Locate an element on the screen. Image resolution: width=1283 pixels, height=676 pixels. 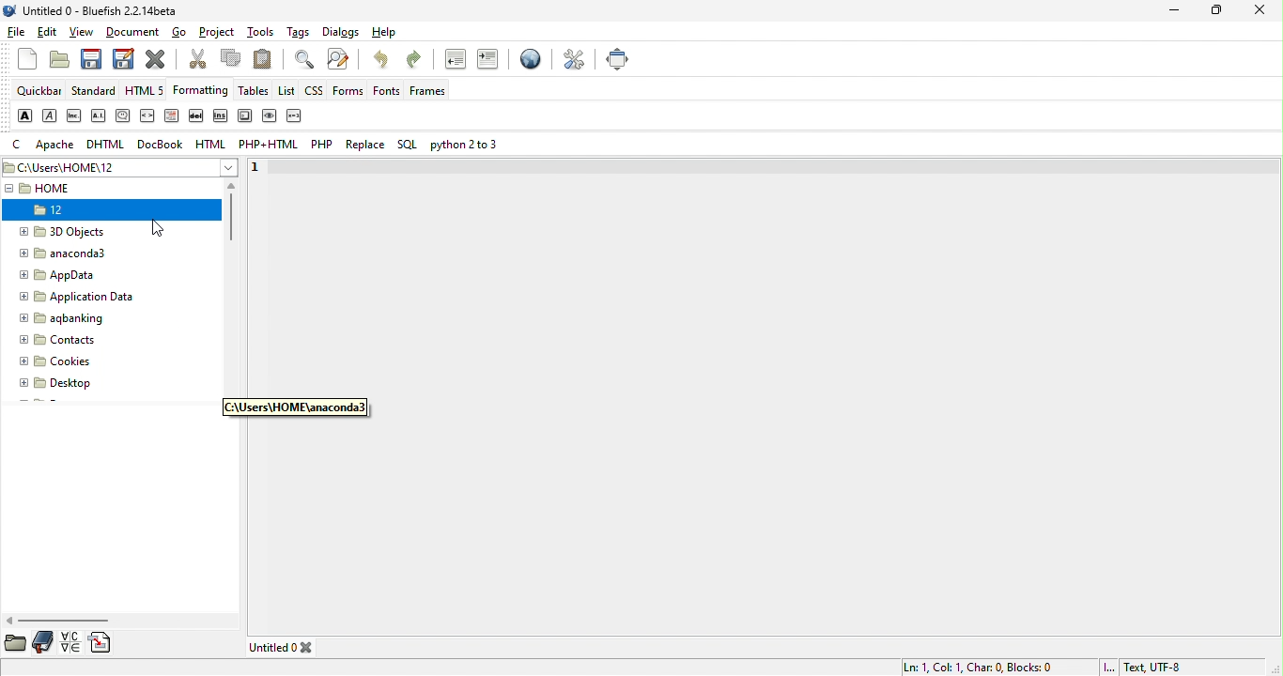
minimize is located at coordinates (1178, 13).